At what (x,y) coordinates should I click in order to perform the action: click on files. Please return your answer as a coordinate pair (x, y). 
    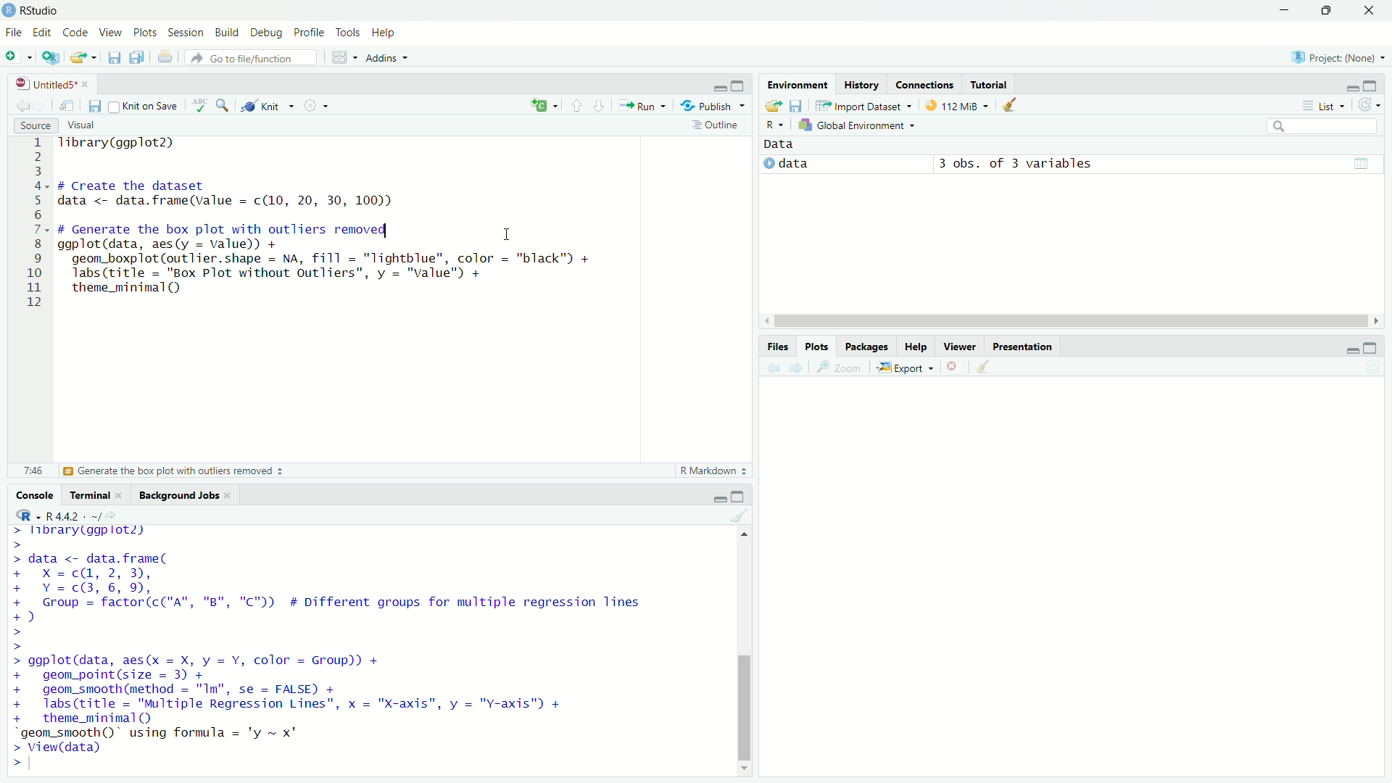
    Looking at the image, I should click on (91, 107).